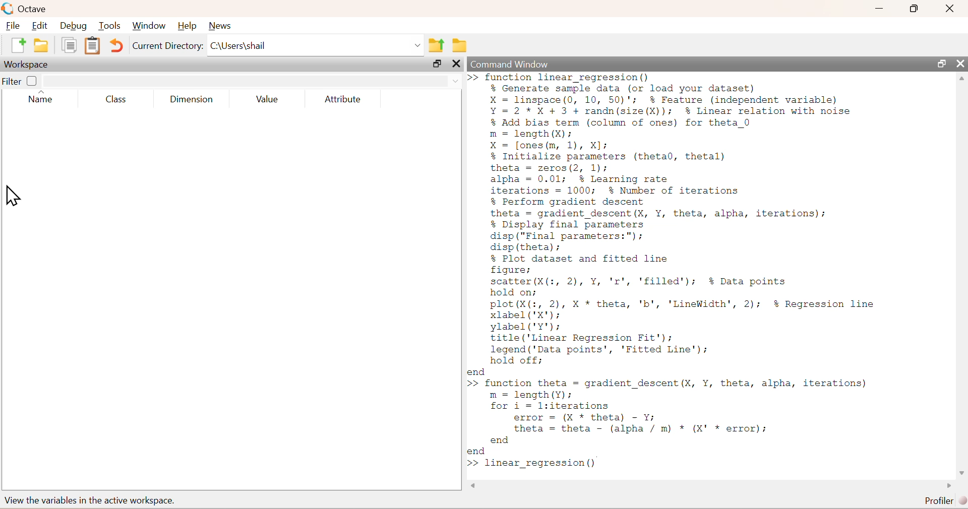 The image size is (968, 509). I want to click on C:\Users|shail, so click(315, 45).